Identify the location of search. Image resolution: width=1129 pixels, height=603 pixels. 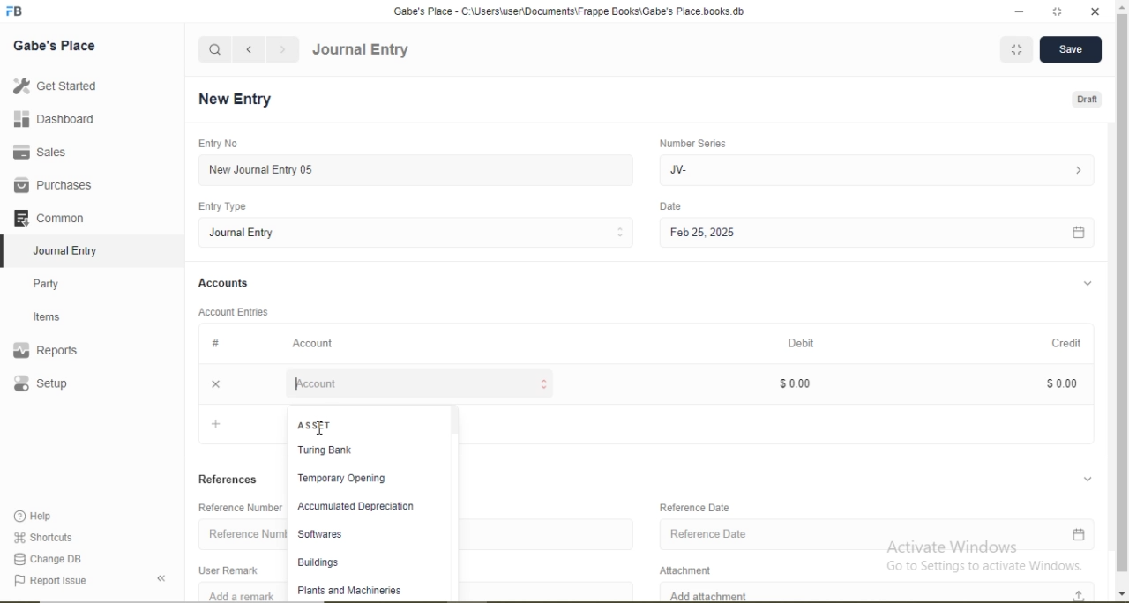
(215, 49).